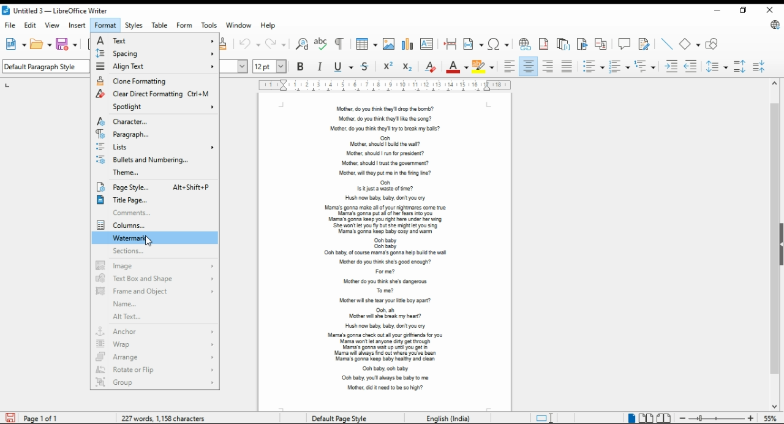 This screenshot has width=784, height=424. I want to click on edit, so click(31, 26).